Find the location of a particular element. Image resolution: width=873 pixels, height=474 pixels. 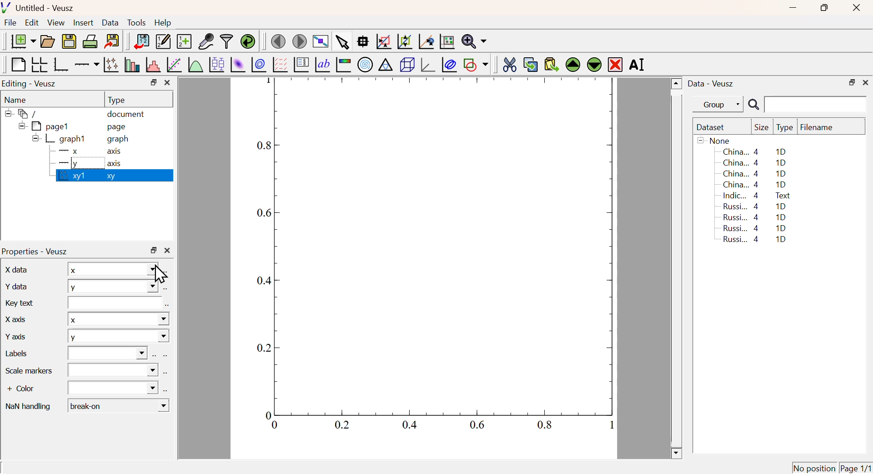

graph1 is located at coordinates (60, 138).